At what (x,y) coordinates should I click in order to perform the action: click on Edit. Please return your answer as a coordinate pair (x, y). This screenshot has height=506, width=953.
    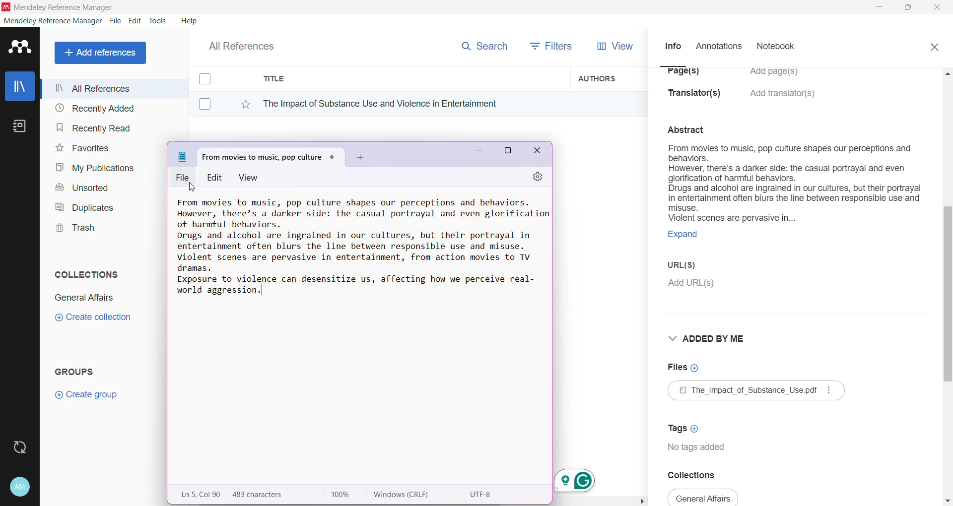
    Looking at the image, I should click on (135, 21).